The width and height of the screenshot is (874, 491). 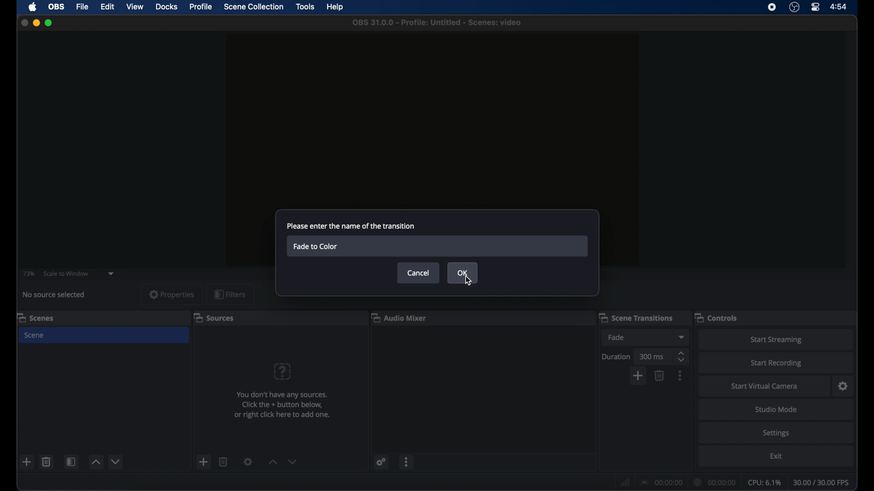 I want to click on scene collection, so click(x=254, y=7).